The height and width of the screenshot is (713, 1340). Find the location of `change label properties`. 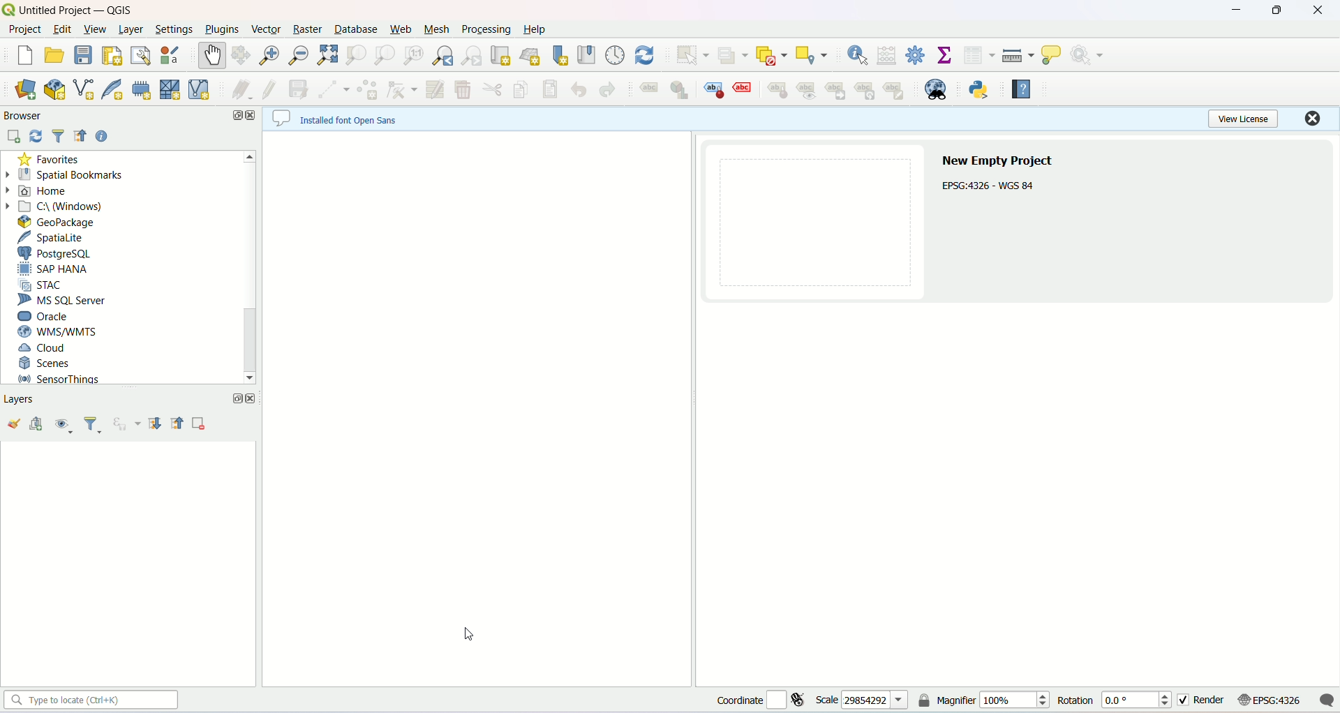

change label properties is located at coordinates (893, 89).